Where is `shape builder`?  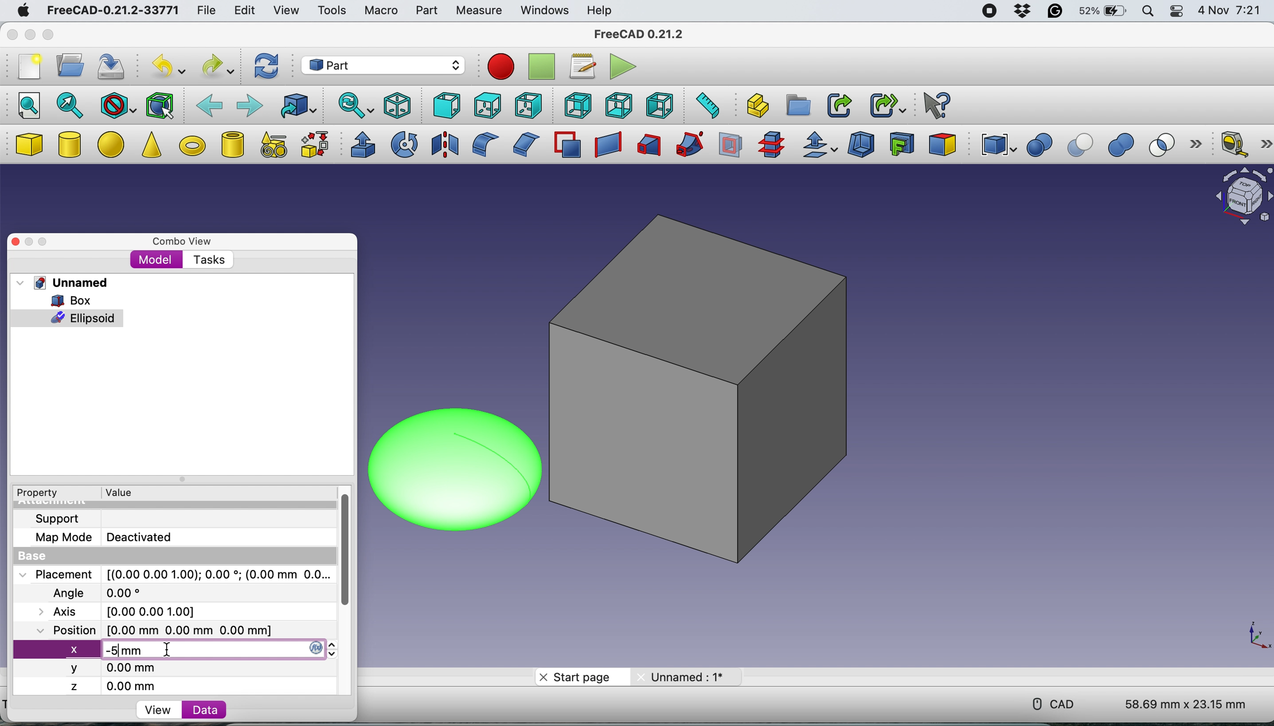
shape builder is located at coordinates (315, 144).